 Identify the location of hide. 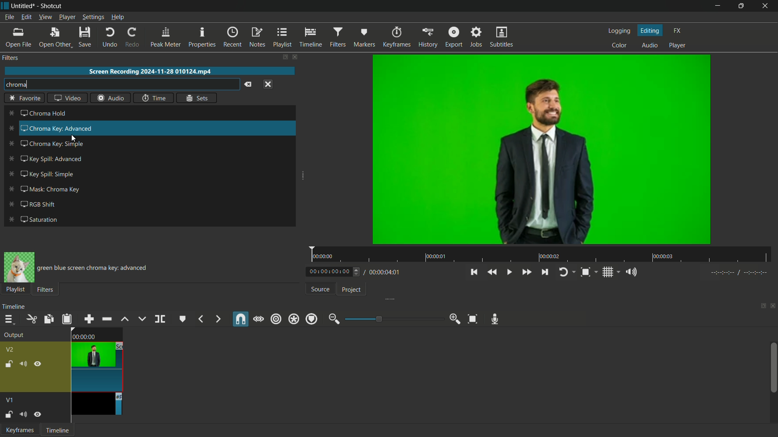
(37, 414).